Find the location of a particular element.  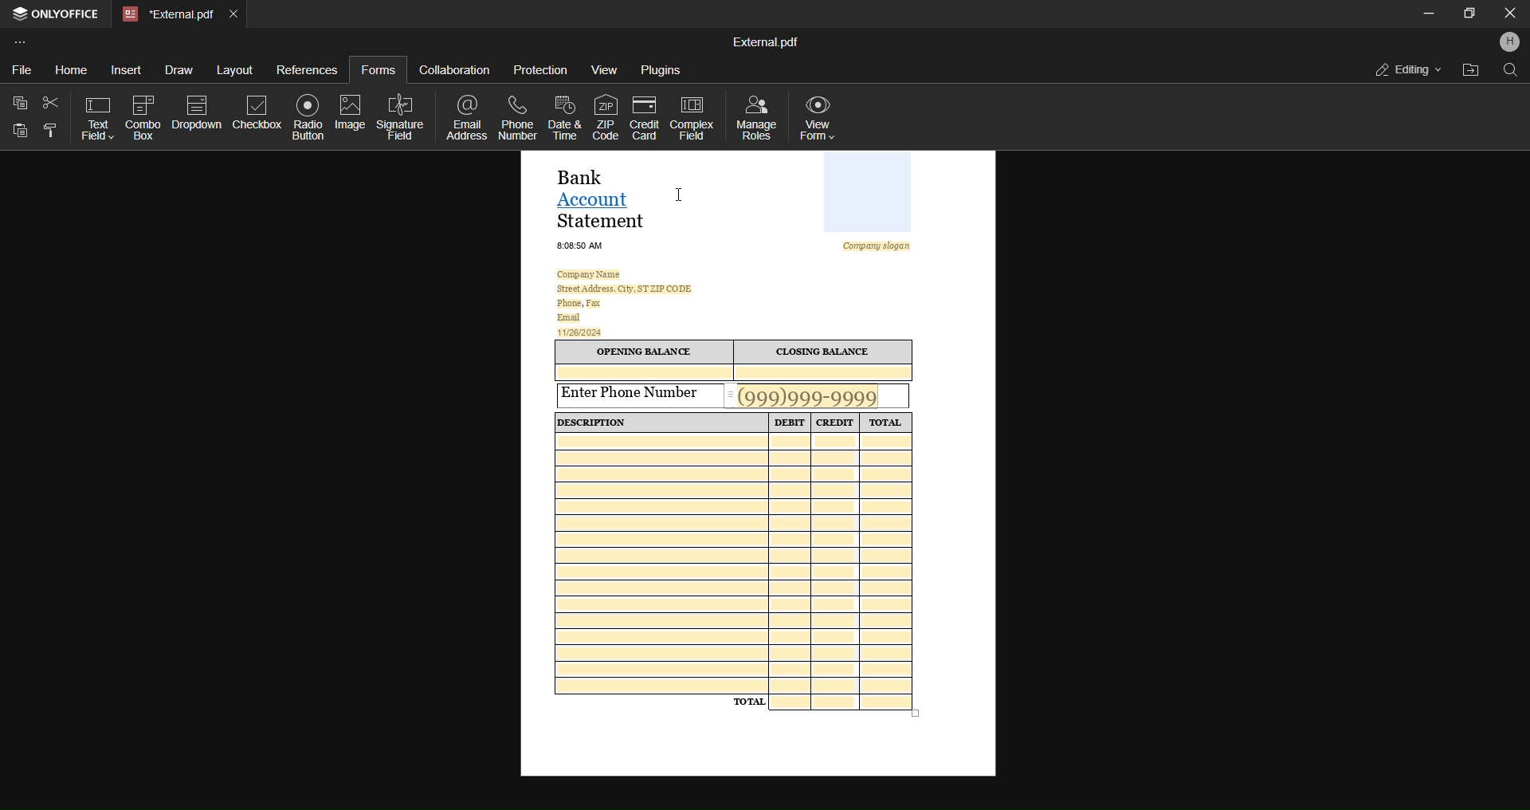

layout is located at coordinates (233, 69).